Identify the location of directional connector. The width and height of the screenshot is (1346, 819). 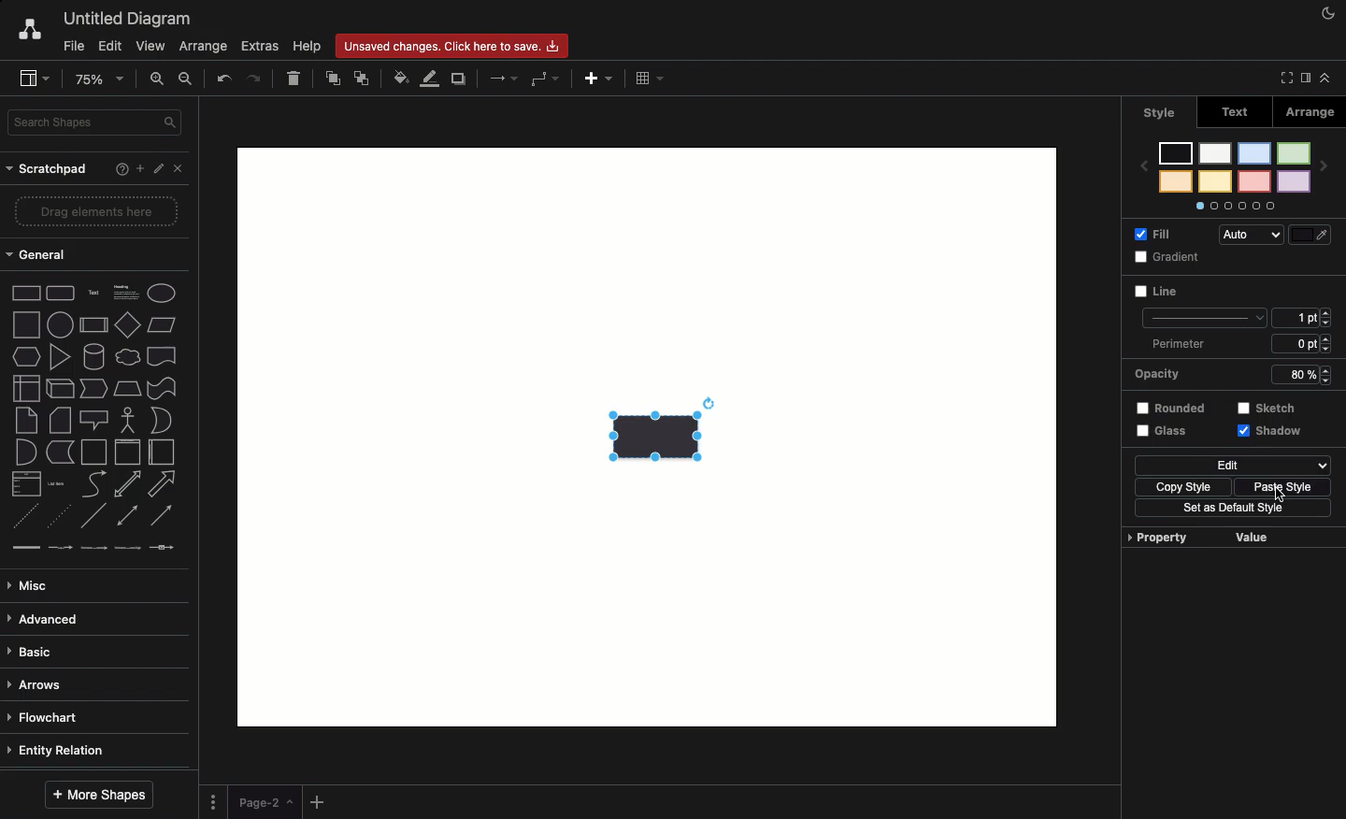
(162, 514).